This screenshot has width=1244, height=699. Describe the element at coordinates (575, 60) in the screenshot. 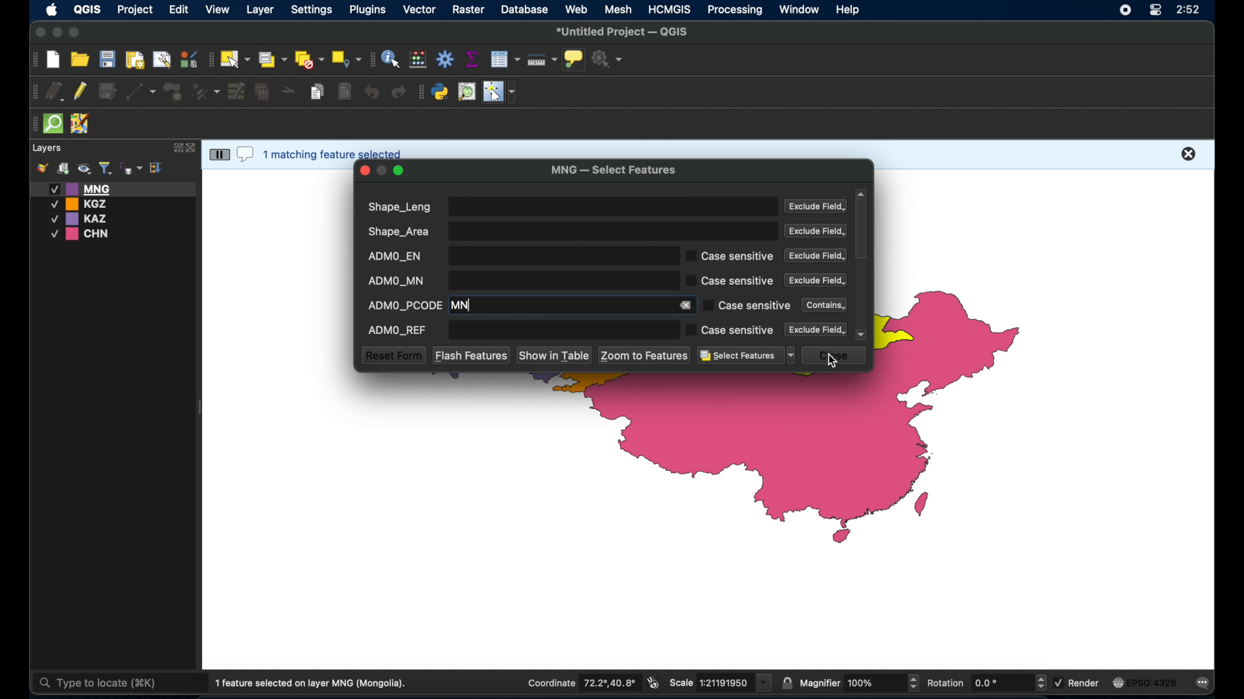

I see `show map tips` at that location.